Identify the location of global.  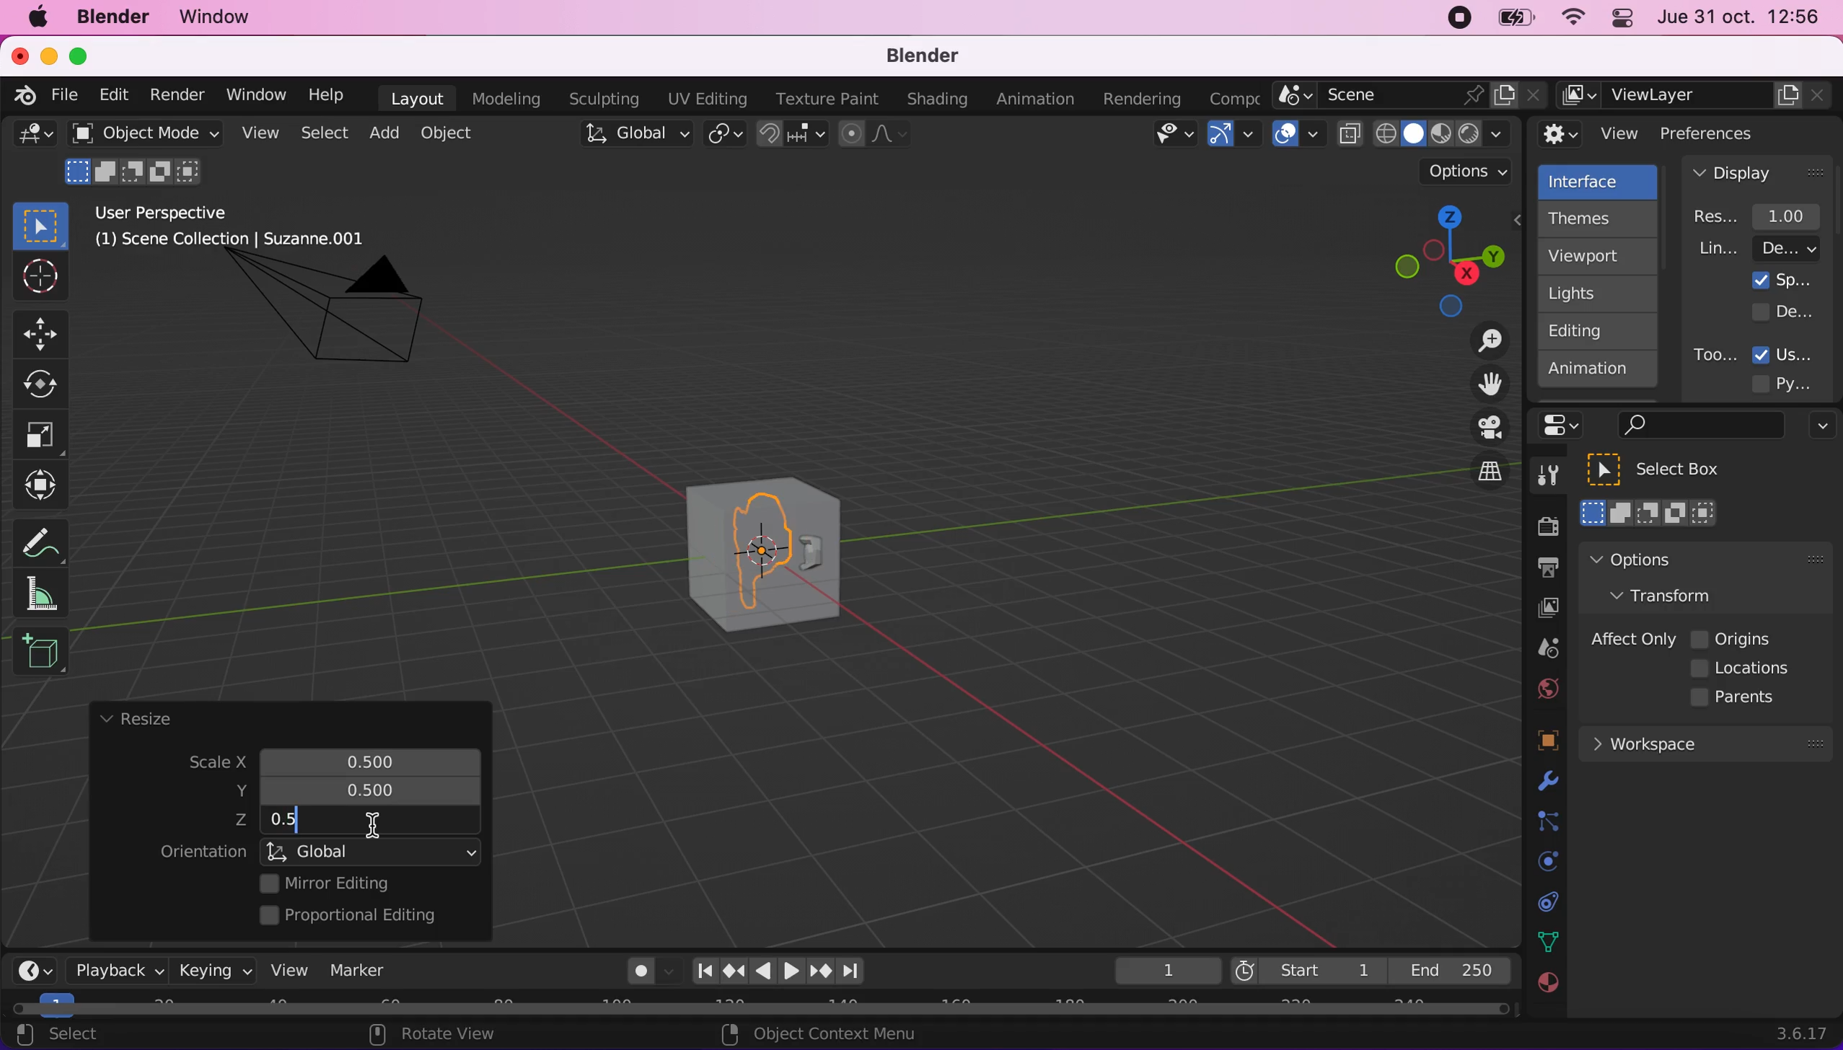
(633, 136).